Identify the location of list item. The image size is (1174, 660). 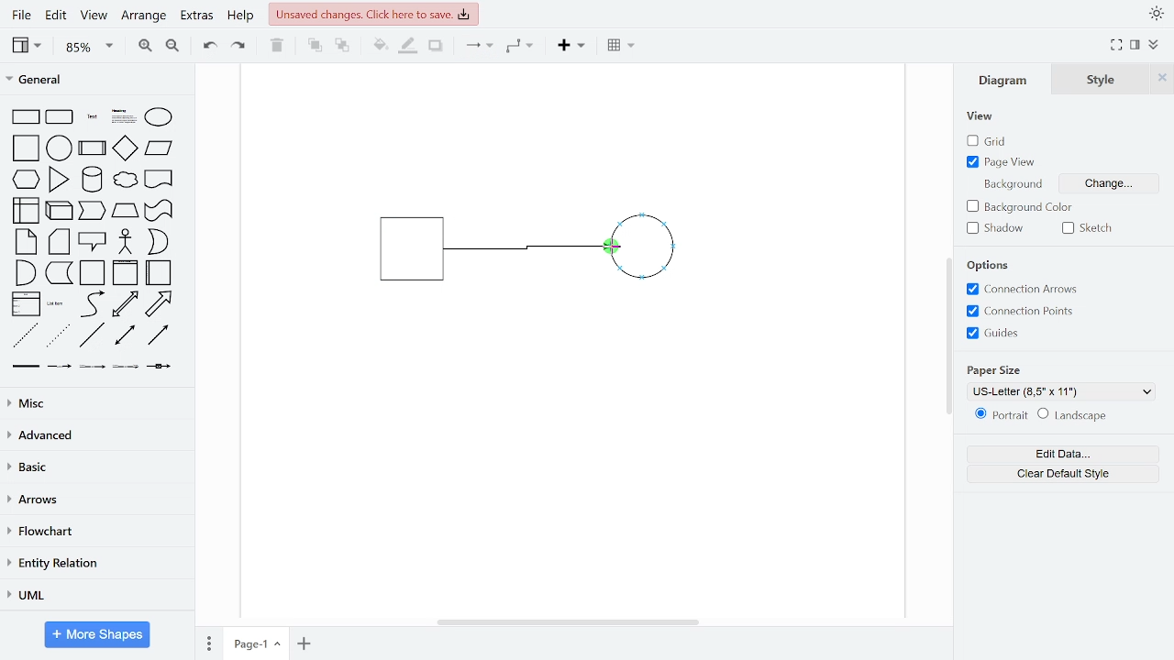
(56, 303).